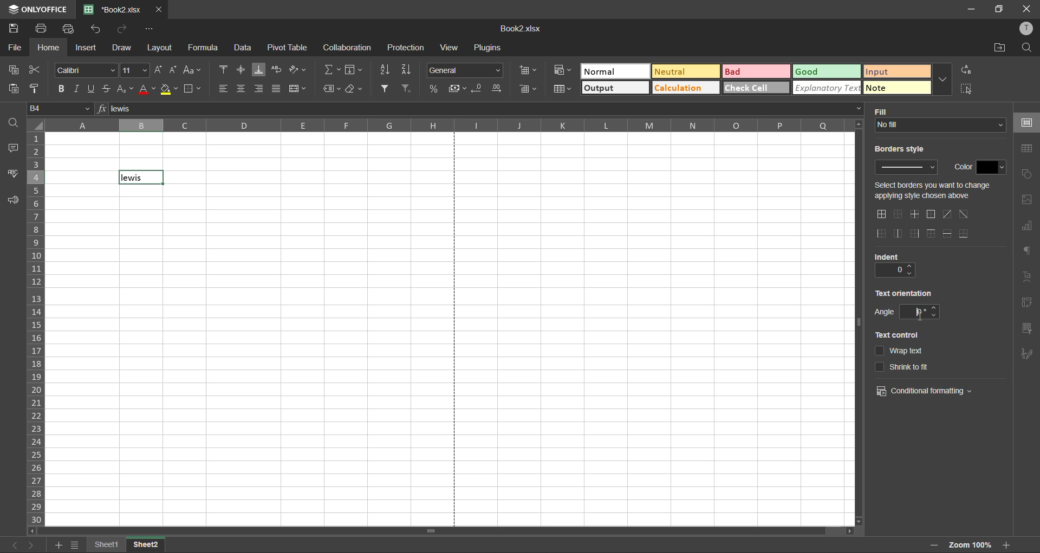 The width and height of the screenshot is (1040, 553). I want to click on borders, so click(196, 89).